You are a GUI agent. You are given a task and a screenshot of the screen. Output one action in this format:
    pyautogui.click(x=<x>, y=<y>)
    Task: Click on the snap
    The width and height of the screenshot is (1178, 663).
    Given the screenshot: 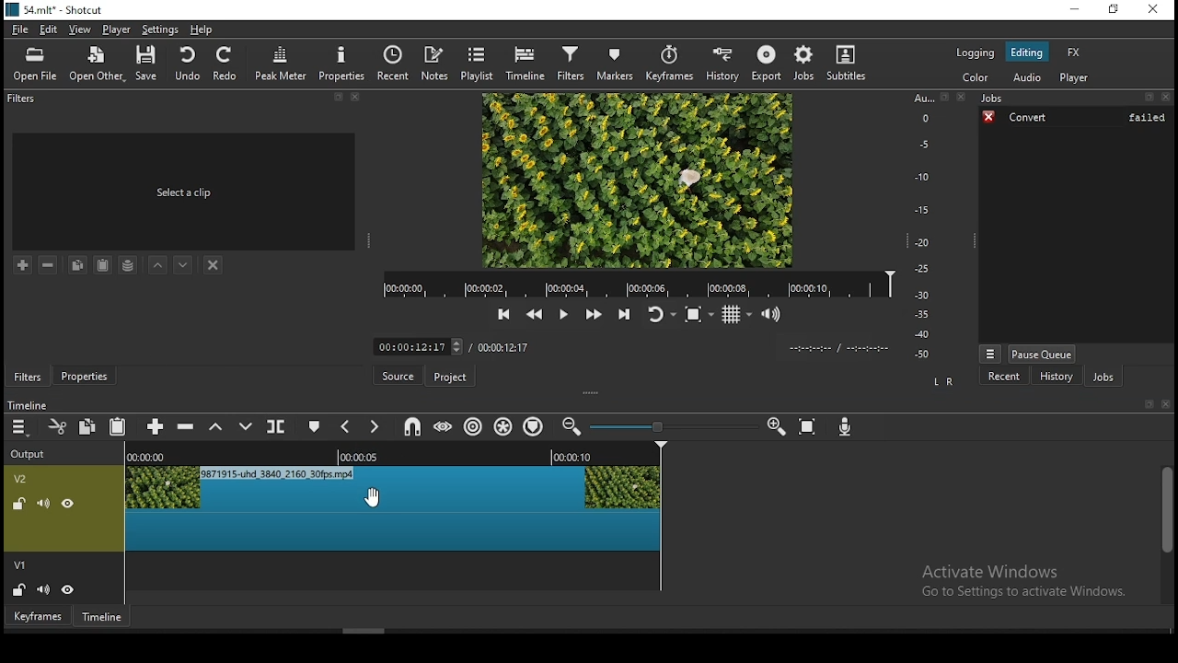 What is the action you would take?
    pyautogui.click(x=410, y=426)
    